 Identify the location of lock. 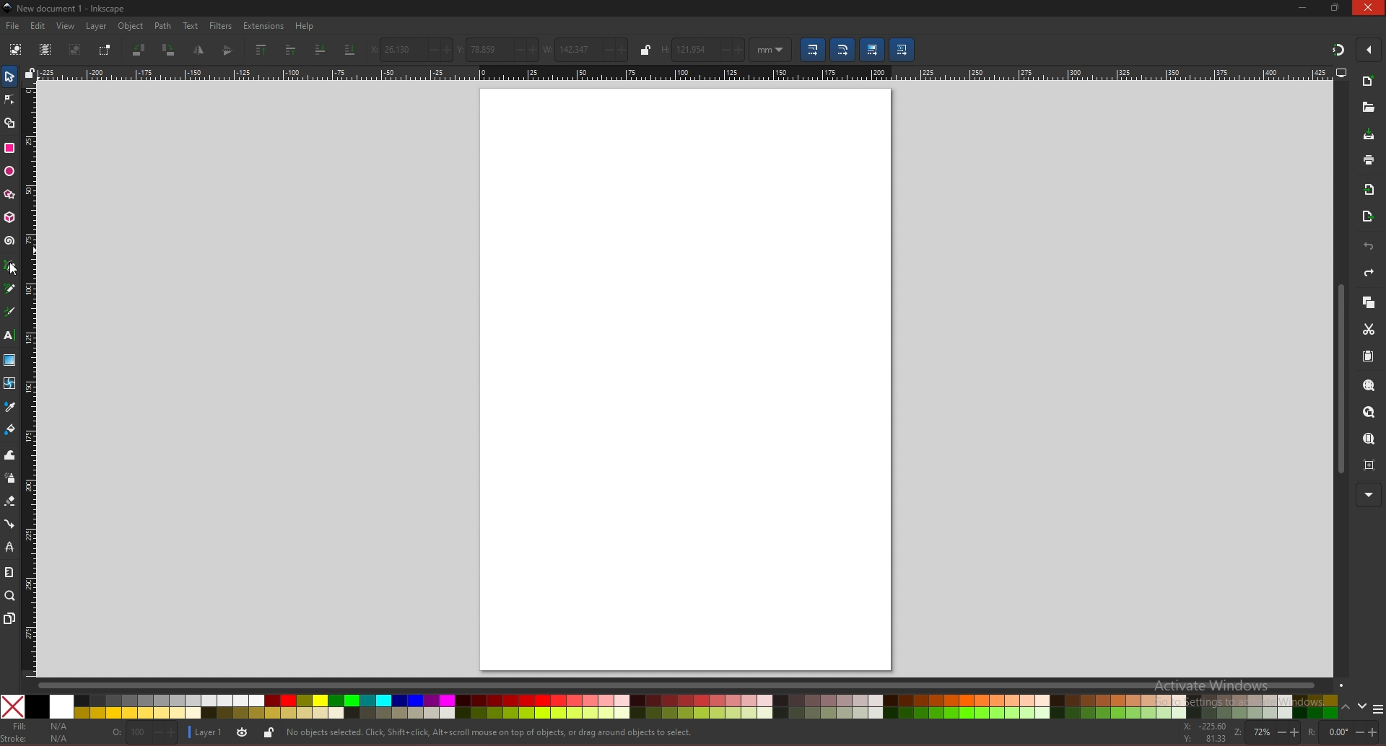
(269, 732).